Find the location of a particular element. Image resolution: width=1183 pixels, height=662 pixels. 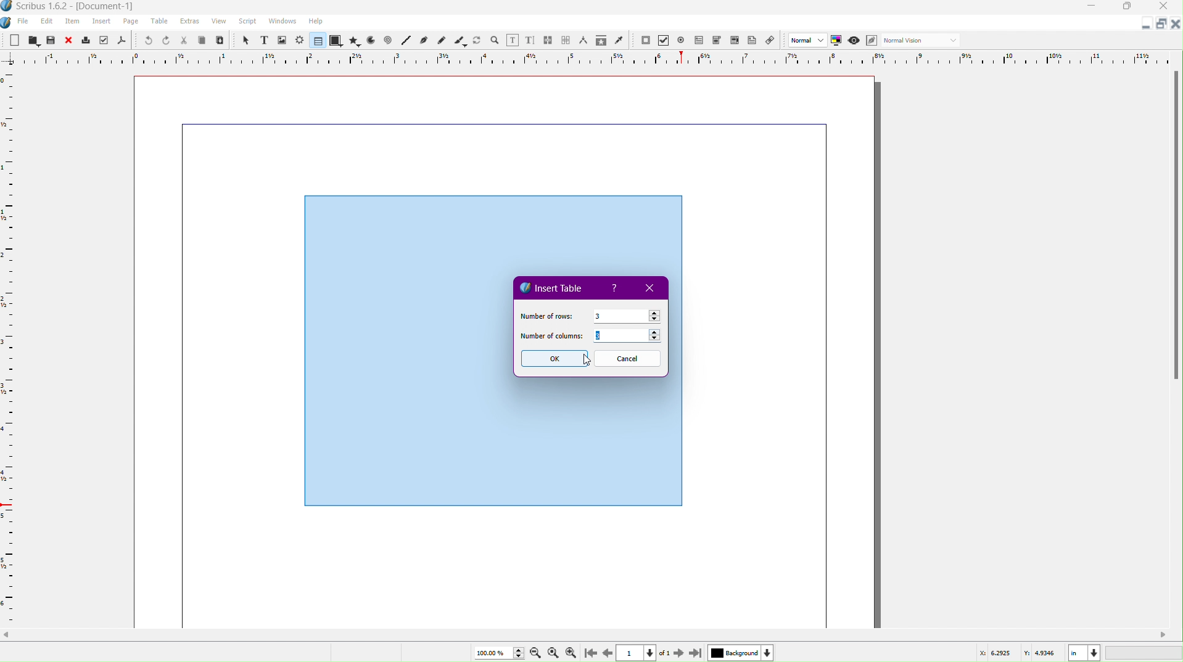

Select Item is located at coordinates (245, 39).